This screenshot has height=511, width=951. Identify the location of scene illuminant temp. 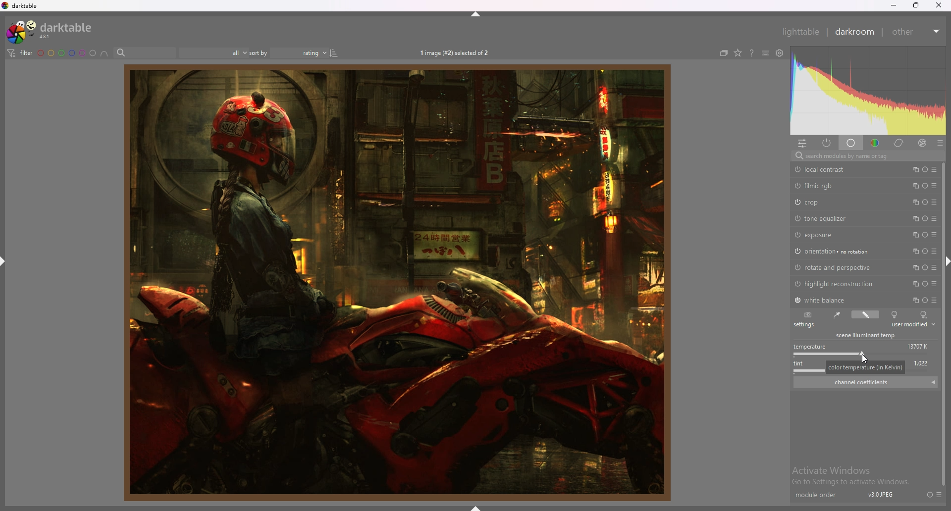
(866, 336).